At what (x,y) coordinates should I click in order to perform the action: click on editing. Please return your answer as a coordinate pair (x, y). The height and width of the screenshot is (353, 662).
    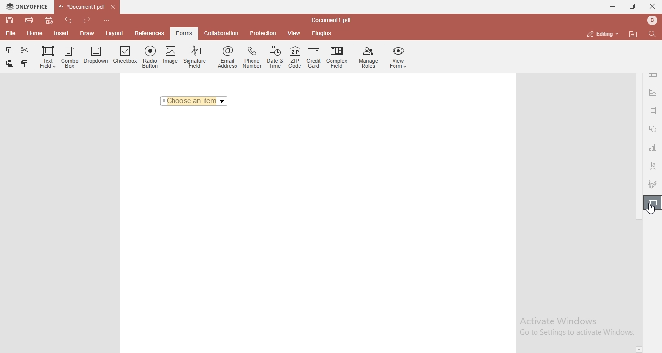
    Looking at the image, I should click on (601, 33).